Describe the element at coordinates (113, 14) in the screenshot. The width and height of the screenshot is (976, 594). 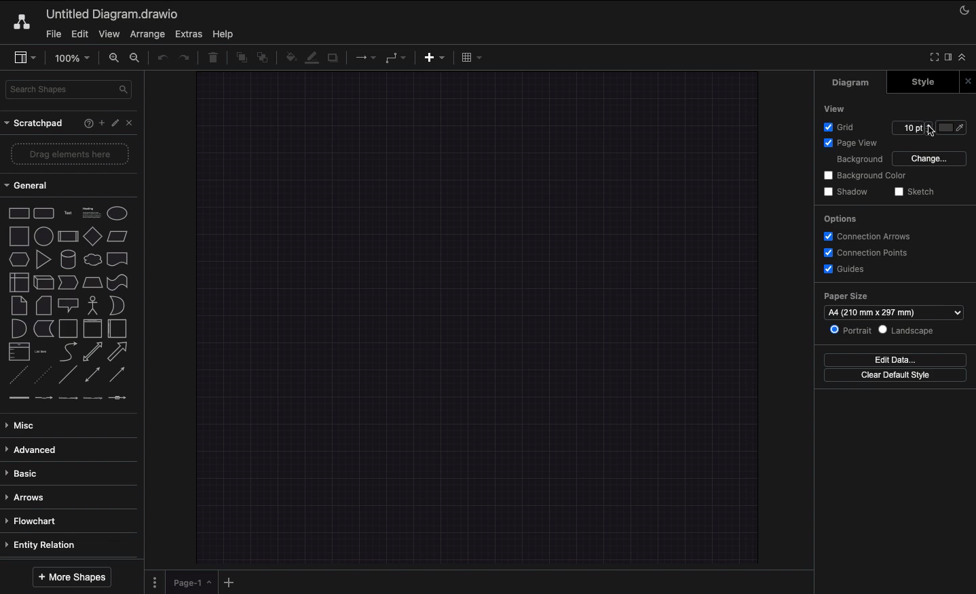
I see `Project name` at that location.